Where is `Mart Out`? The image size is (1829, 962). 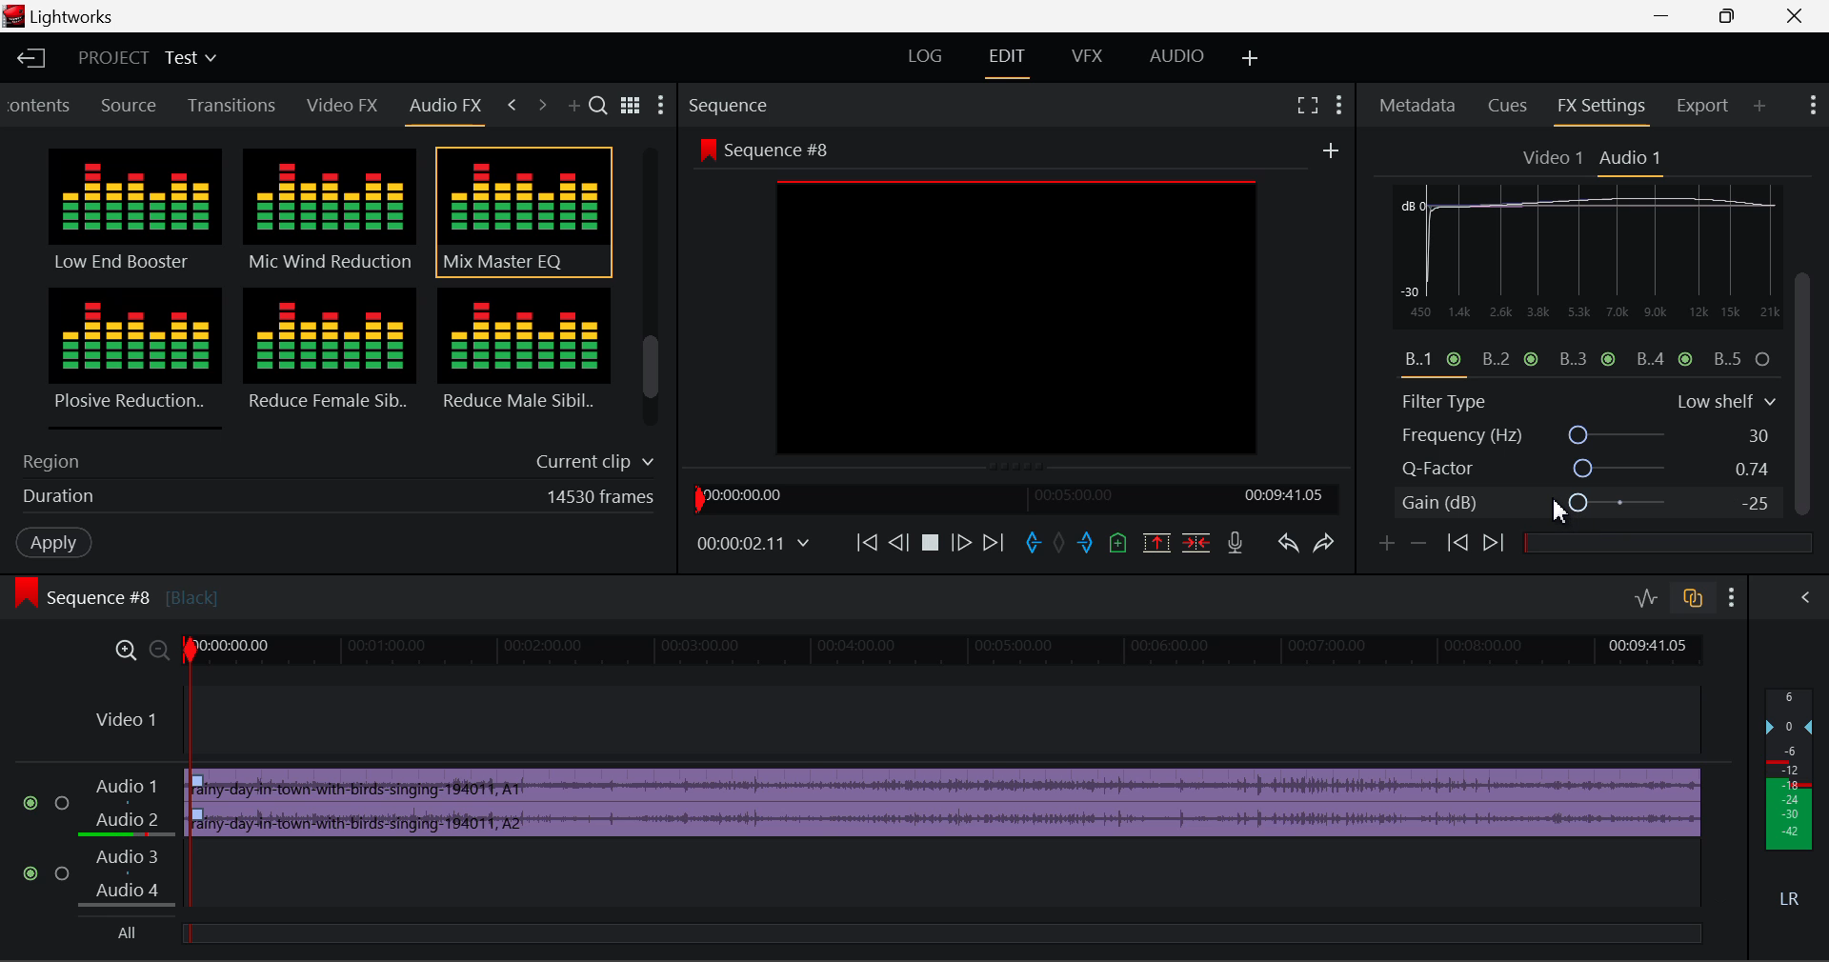 Mart Out is located at coordinates (1088, 543).